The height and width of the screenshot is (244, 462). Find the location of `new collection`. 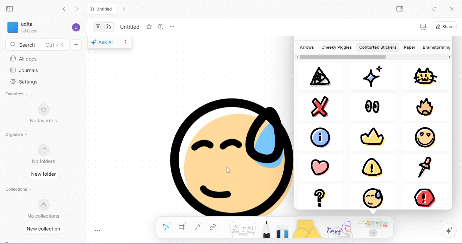

new collection is located at coordinates (46, 229).